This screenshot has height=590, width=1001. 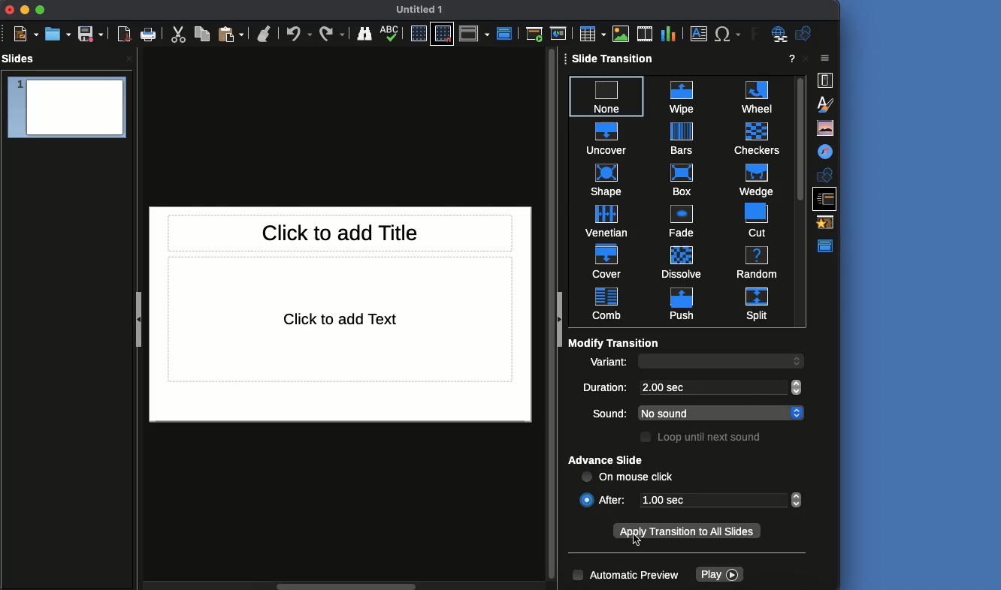 I want to click on uncover, so click(x=606, y=136).